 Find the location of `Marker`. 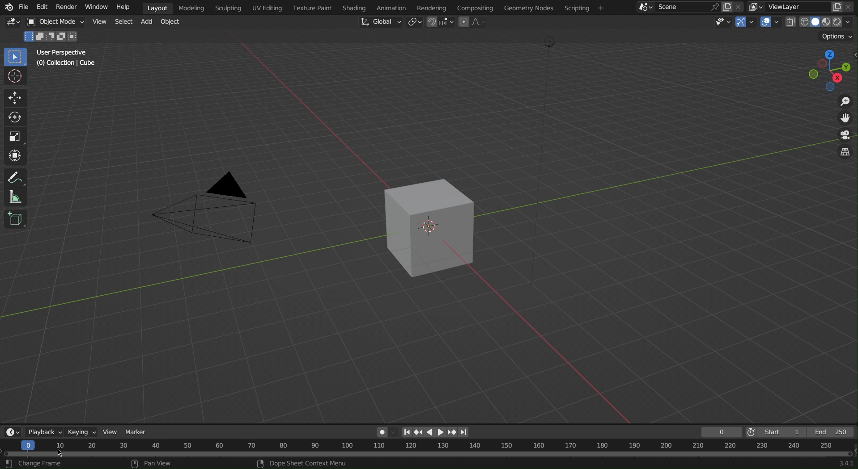

Marker is located at coordinates (141, 431).